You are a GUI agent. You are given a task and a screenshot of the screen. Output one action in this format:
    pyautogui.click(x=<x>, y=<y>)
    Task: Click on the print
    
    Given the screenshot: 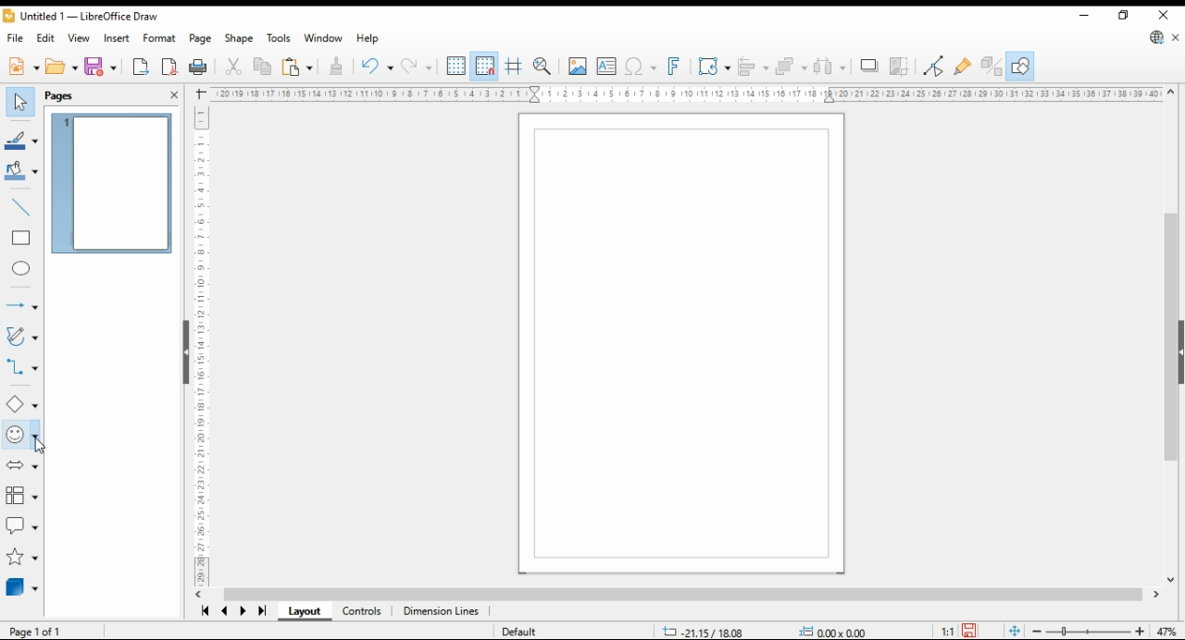 What is the action you would take?
    pyautogui.click(x=199, y=67)
    